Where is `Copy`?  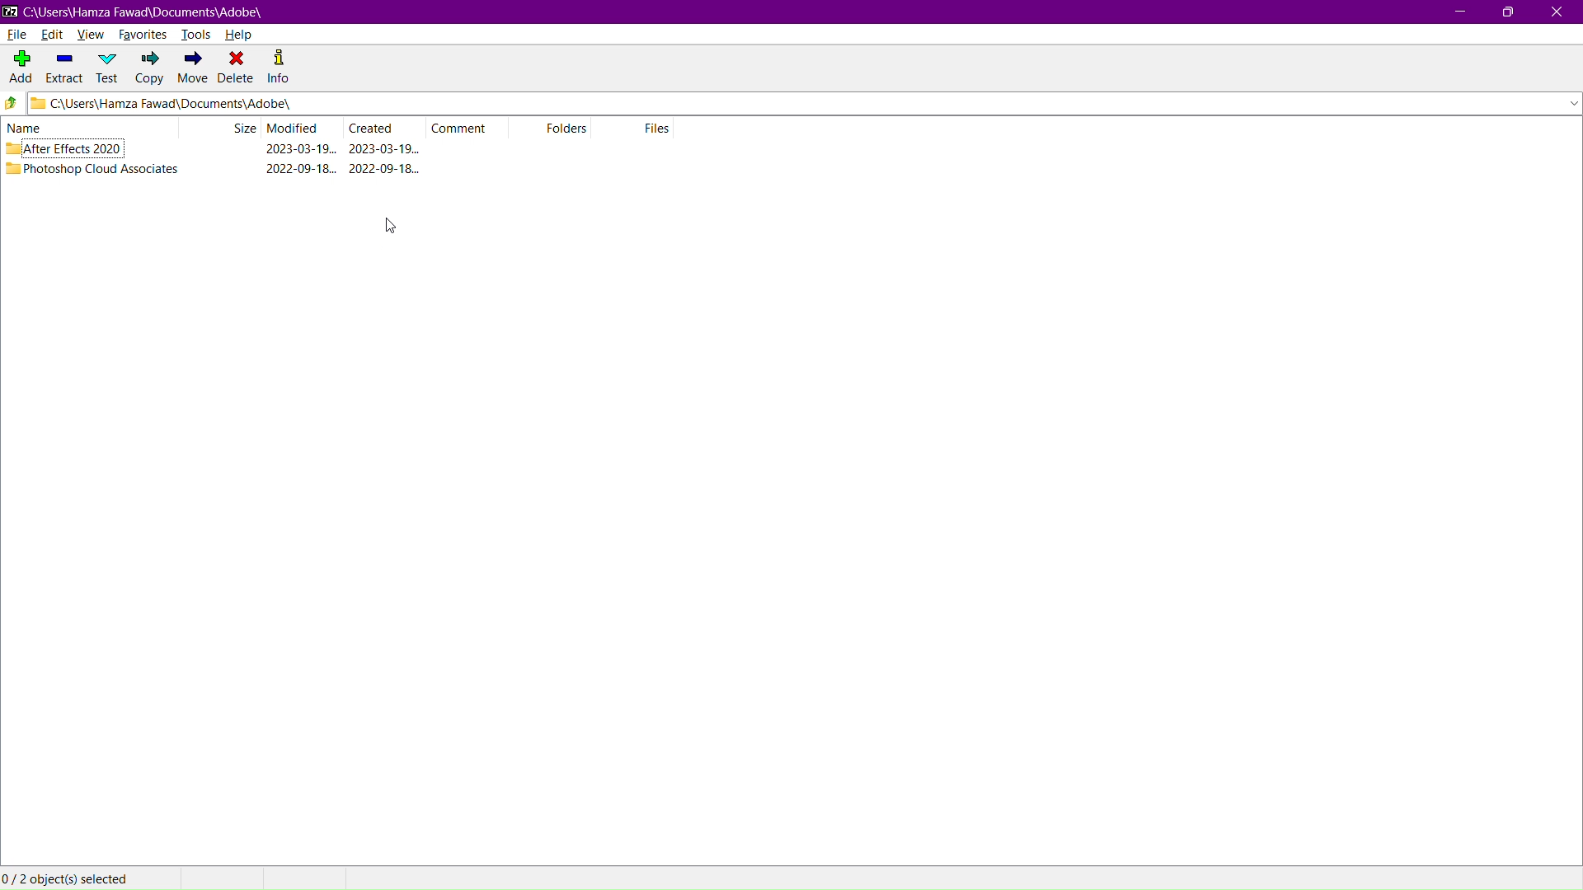 Copy is located at coordinates (147, 68).